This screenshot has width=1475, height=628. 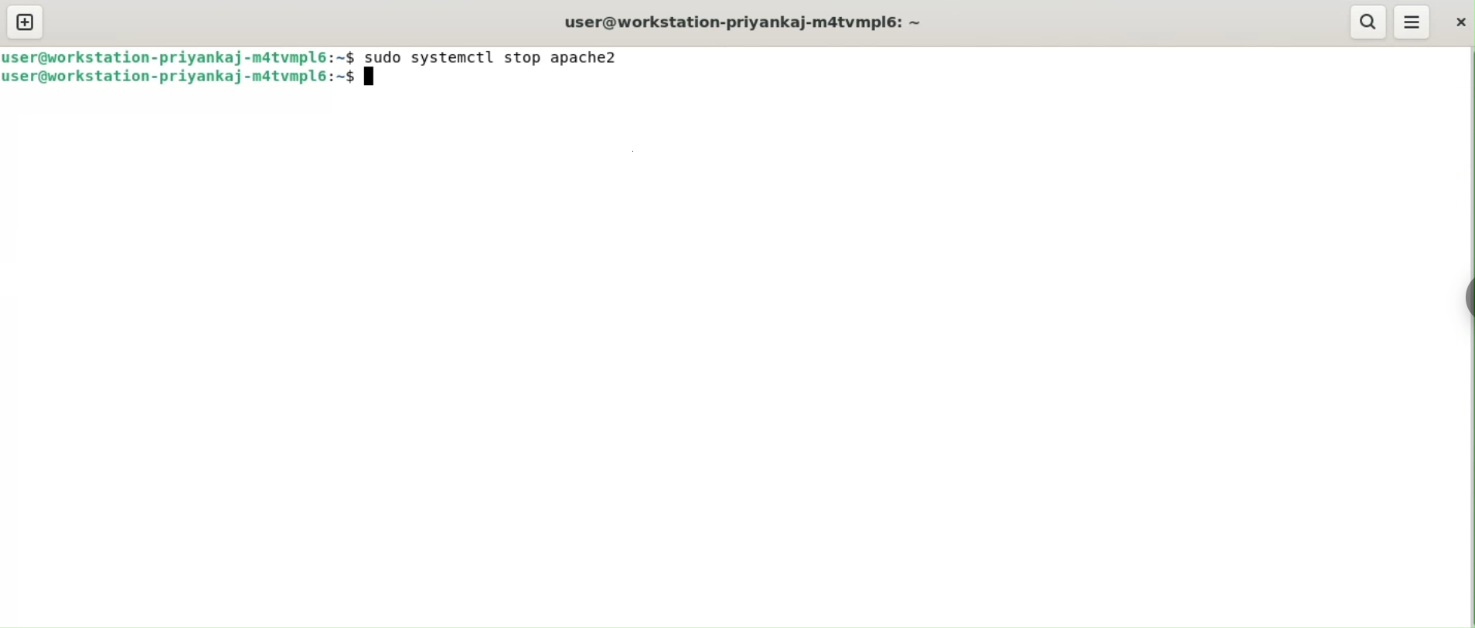 I want to click on search, so click(x=1368, y=22).